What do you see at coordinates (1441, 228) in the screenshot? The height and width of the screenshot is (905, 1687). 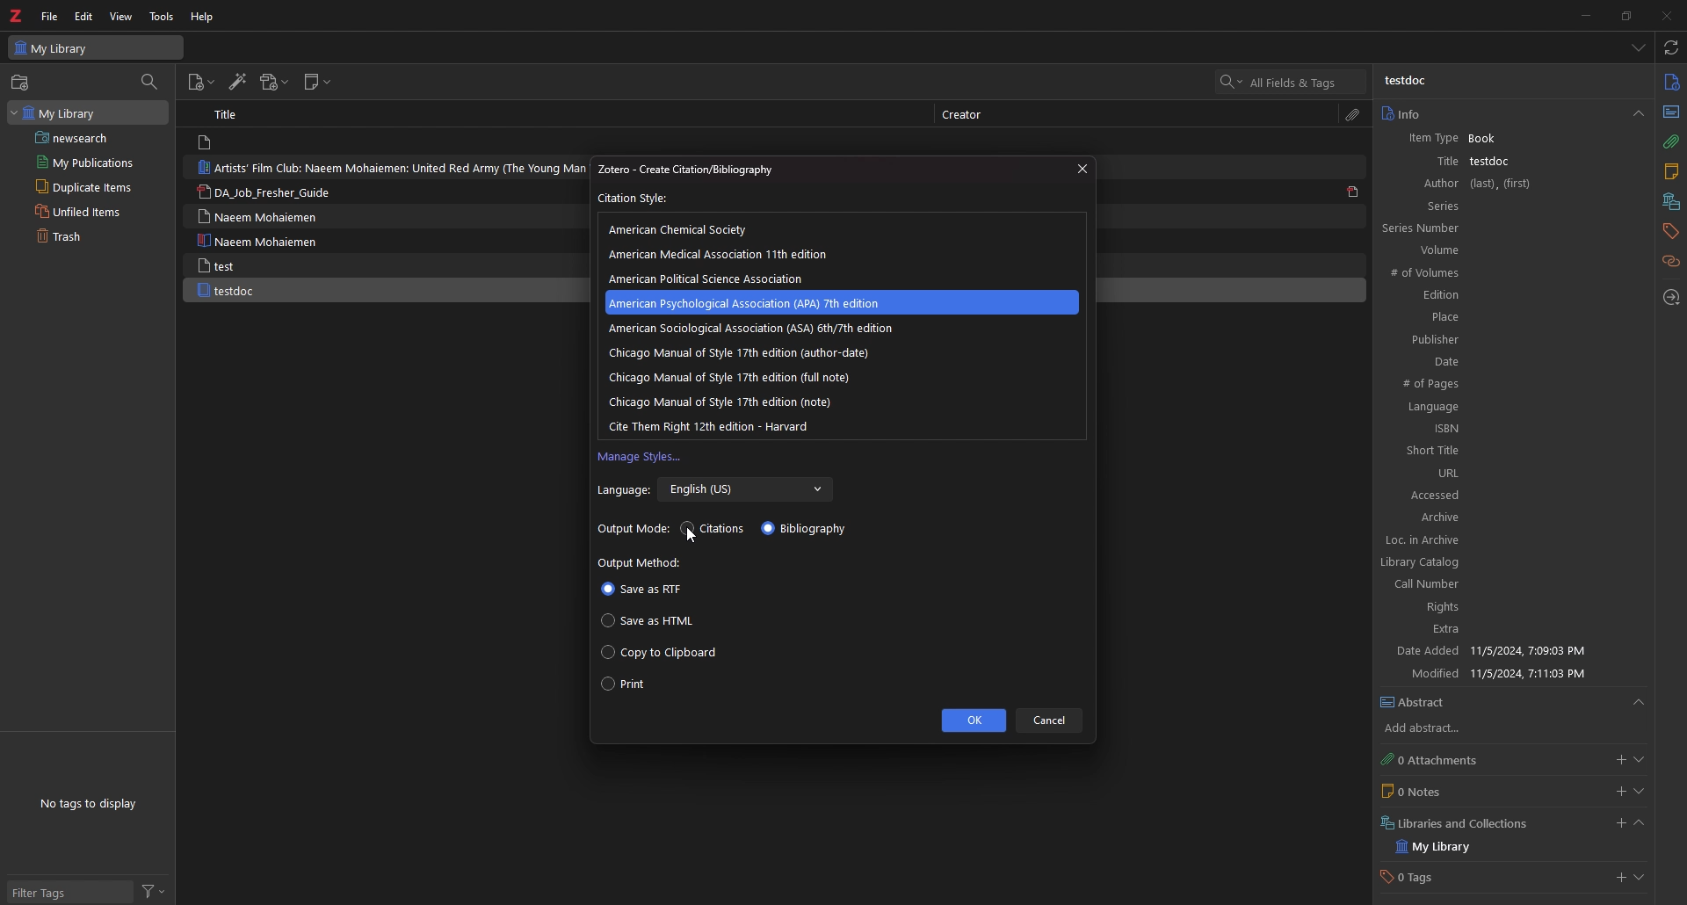 I see `series number` at bounding box center [1441, 228].